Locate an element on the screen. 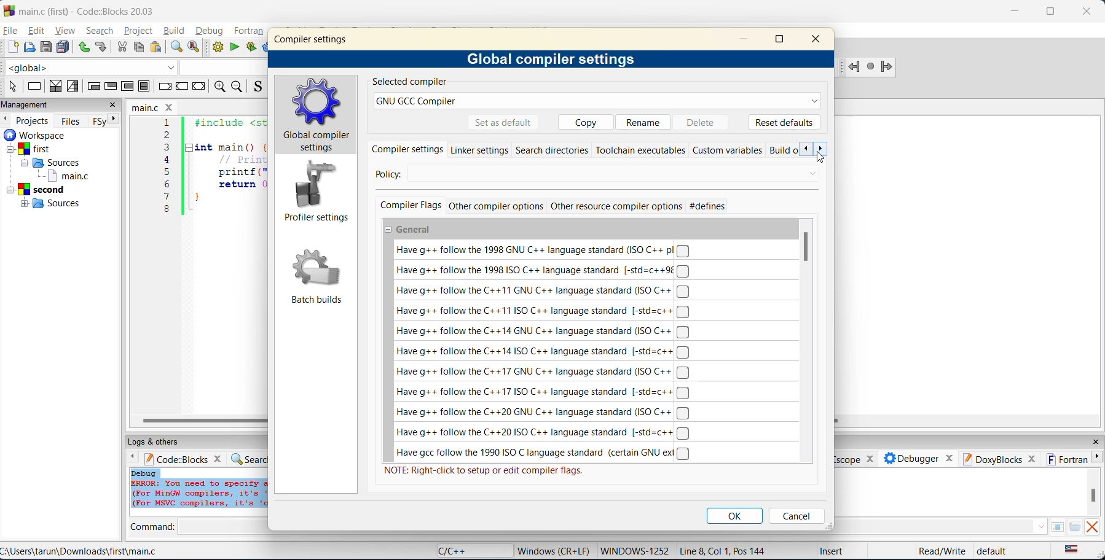  toolchain executables is located at coordinates (640, 150).